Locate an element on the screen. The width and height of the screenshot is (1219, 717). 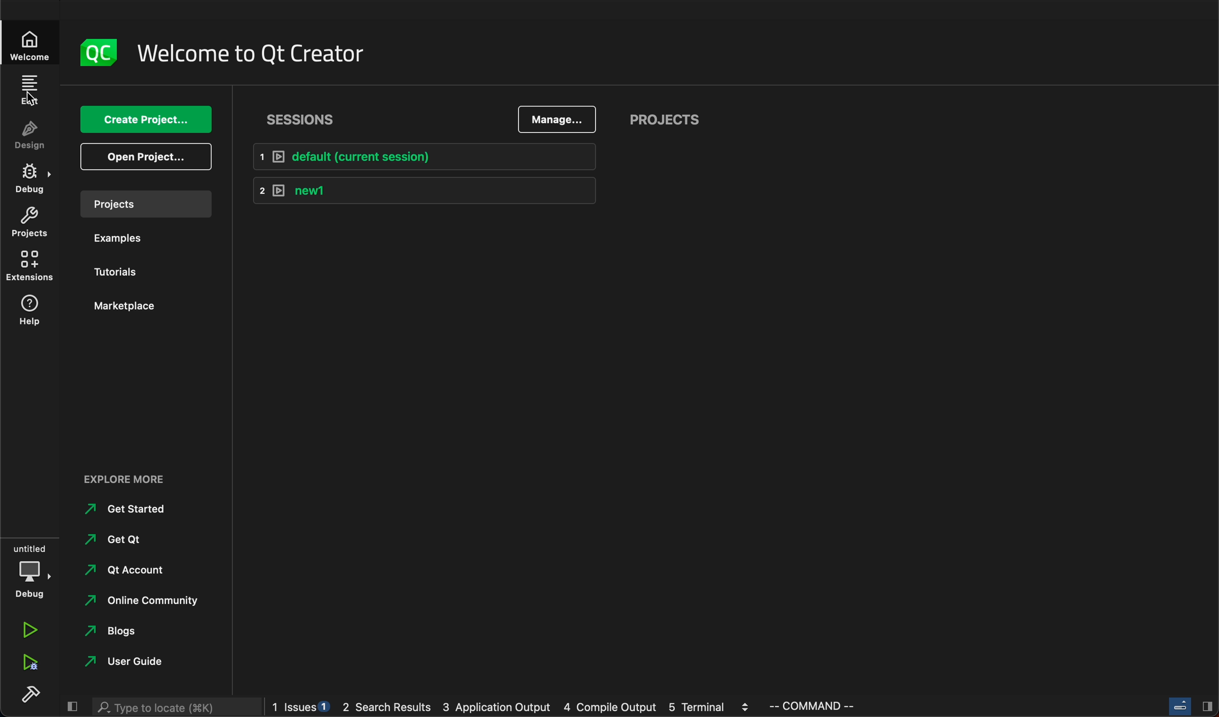
debug is located at coordinates (29, 570).